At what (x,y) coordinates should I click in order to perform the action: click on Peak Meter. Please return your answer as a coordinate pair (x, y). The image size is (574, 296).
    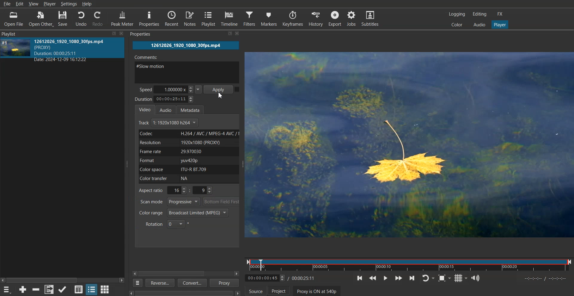
    Looking at the image, I should click on (123, 18).